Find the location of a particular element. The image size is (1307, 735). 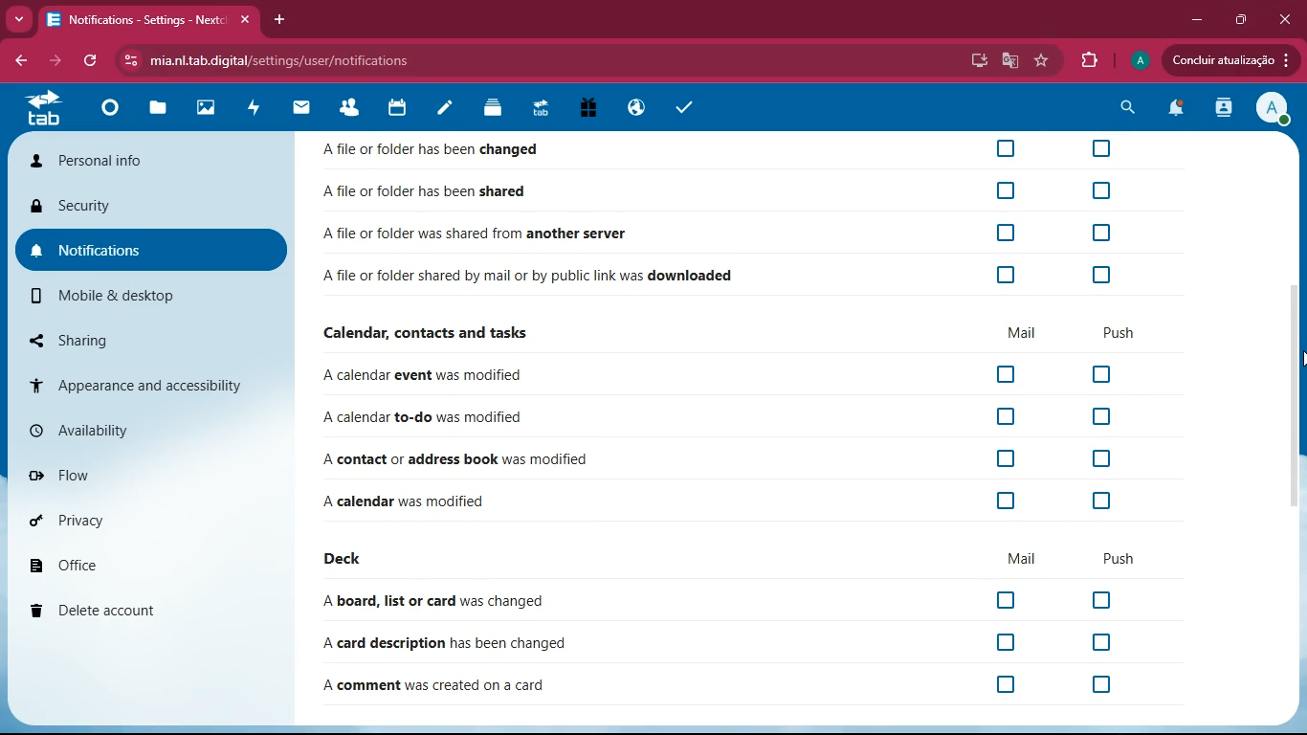

notifications is located at coordinates (1174, 111).